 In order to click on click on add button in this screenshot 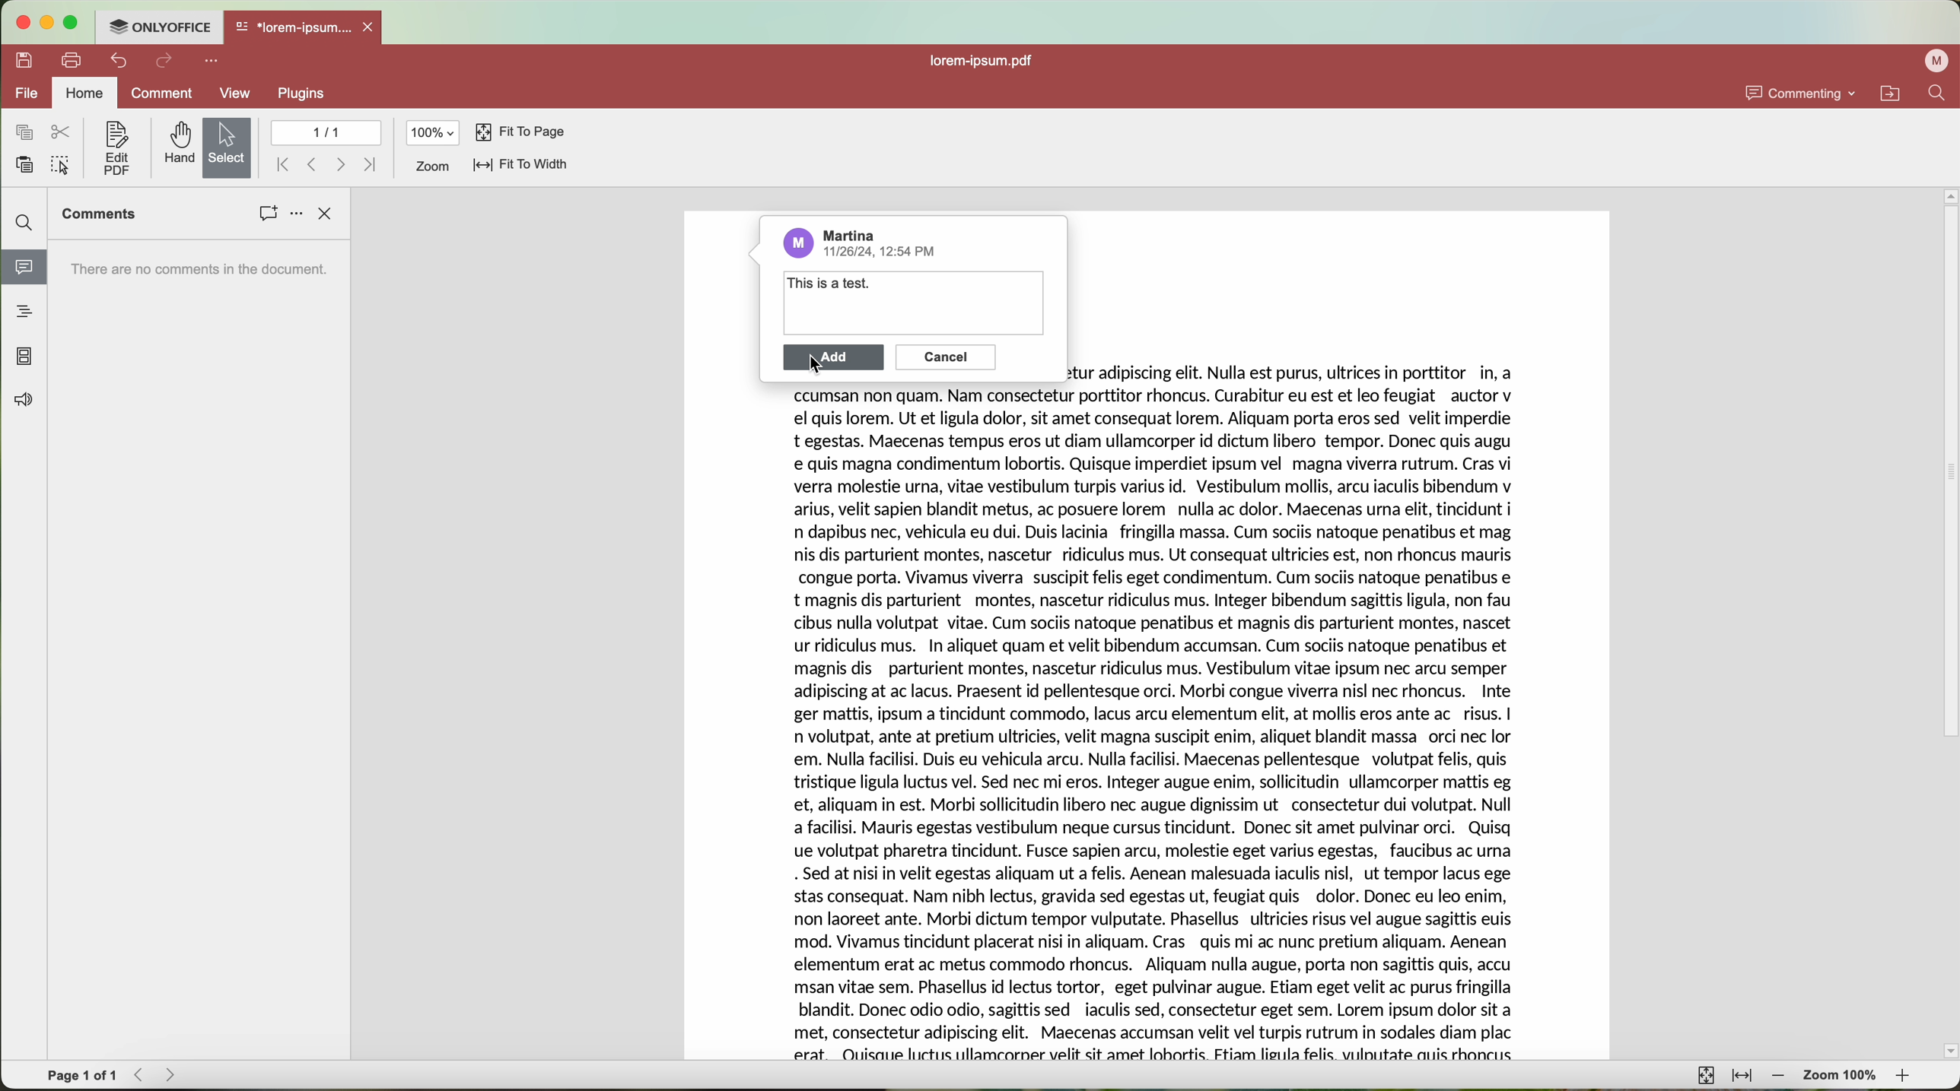, I will do `click(834, 360)`.